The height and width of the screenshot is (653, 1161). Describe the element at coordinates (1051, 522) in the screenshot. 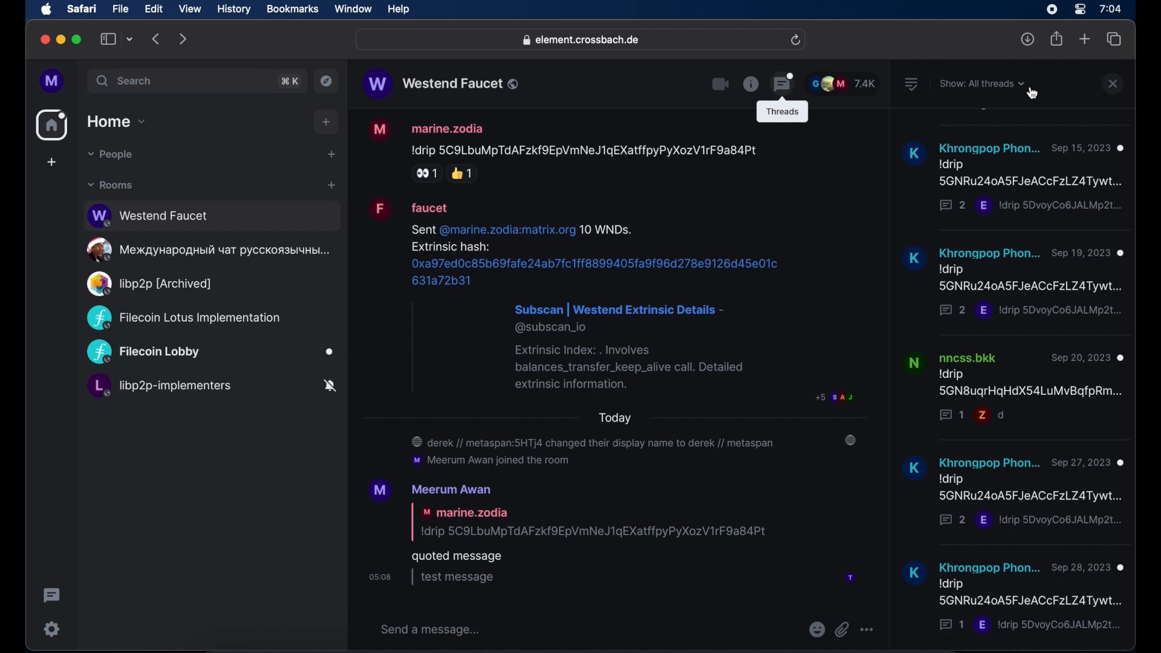

I see `E Idrip 5DvoyCo6JALMp2t...` at that location.